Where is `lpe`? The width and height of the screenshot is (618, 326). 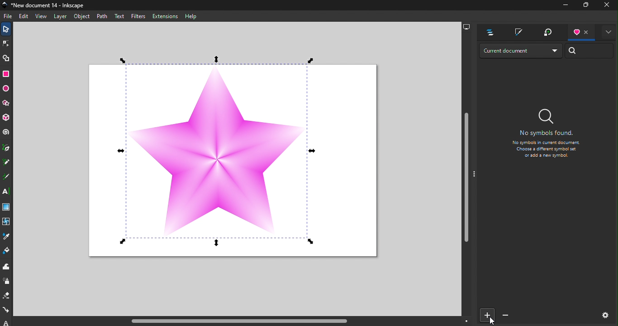 lpe is located at coordinates (5, 322).